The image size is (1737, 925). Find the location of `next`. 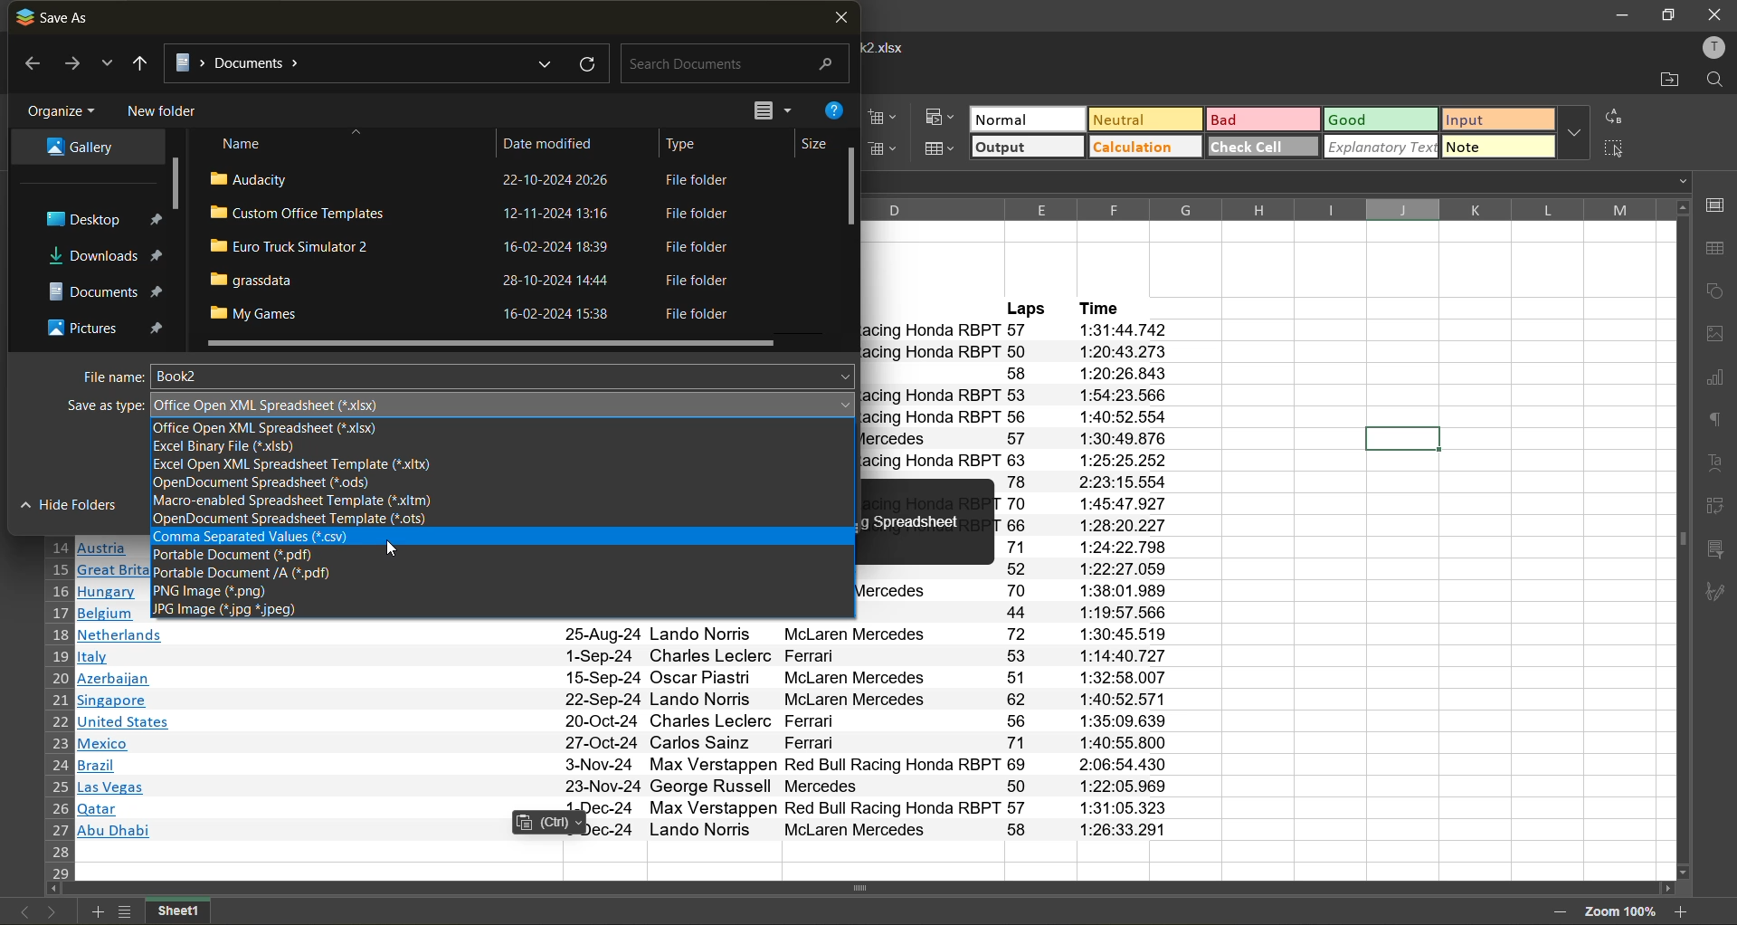

next is located at coordinates (51, 914).